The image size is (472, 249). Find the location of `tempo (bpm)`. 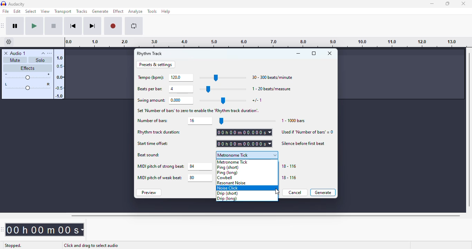

tempo (bpm) is located at coordinates (151, 78).